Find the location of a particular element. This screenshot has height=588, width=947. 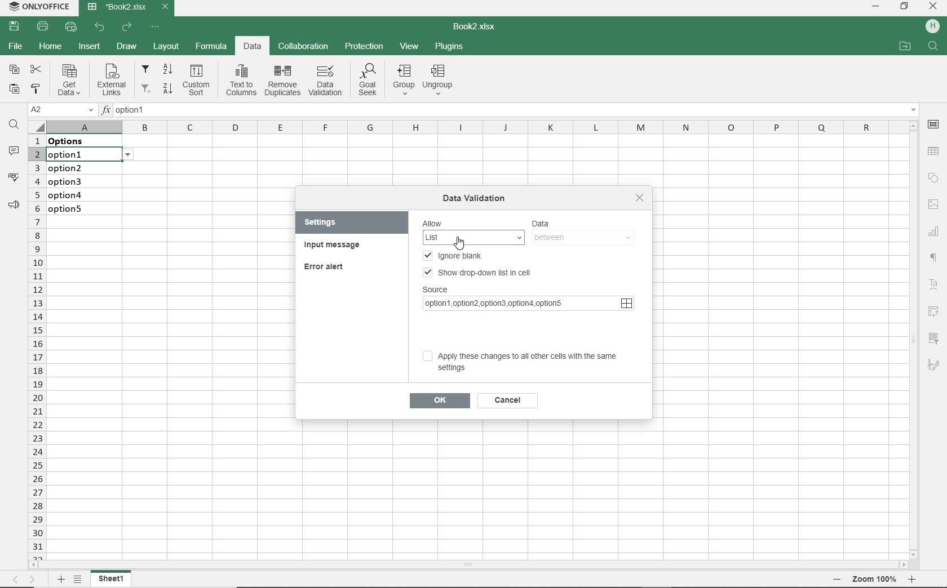

group is located at coordinates (405, 81).